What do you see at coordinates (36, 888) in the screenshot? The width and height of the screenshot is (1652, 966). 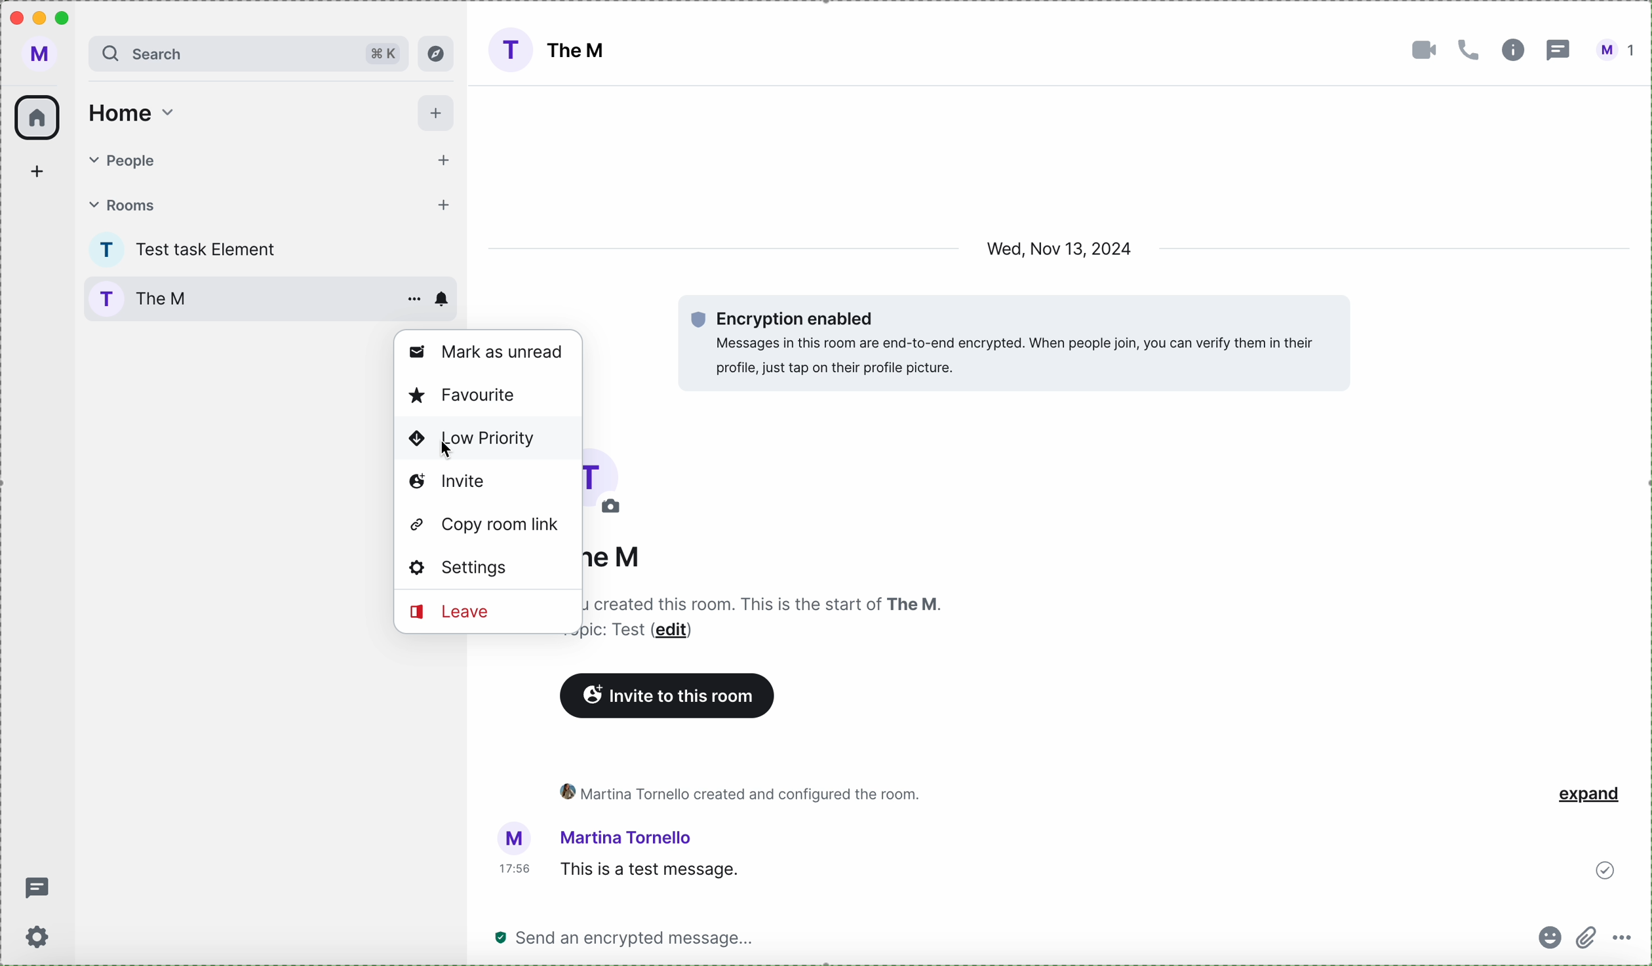 I see `threads` at bounding box center [36, 888].